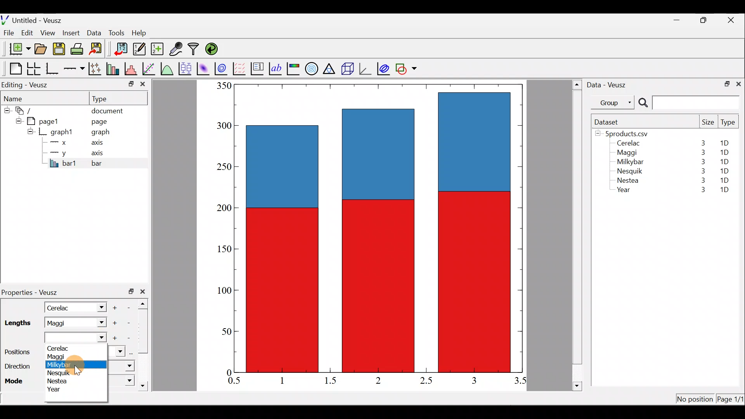 This screenshot has width=745, height=419. I want to click on document widget, so click(28, 109).